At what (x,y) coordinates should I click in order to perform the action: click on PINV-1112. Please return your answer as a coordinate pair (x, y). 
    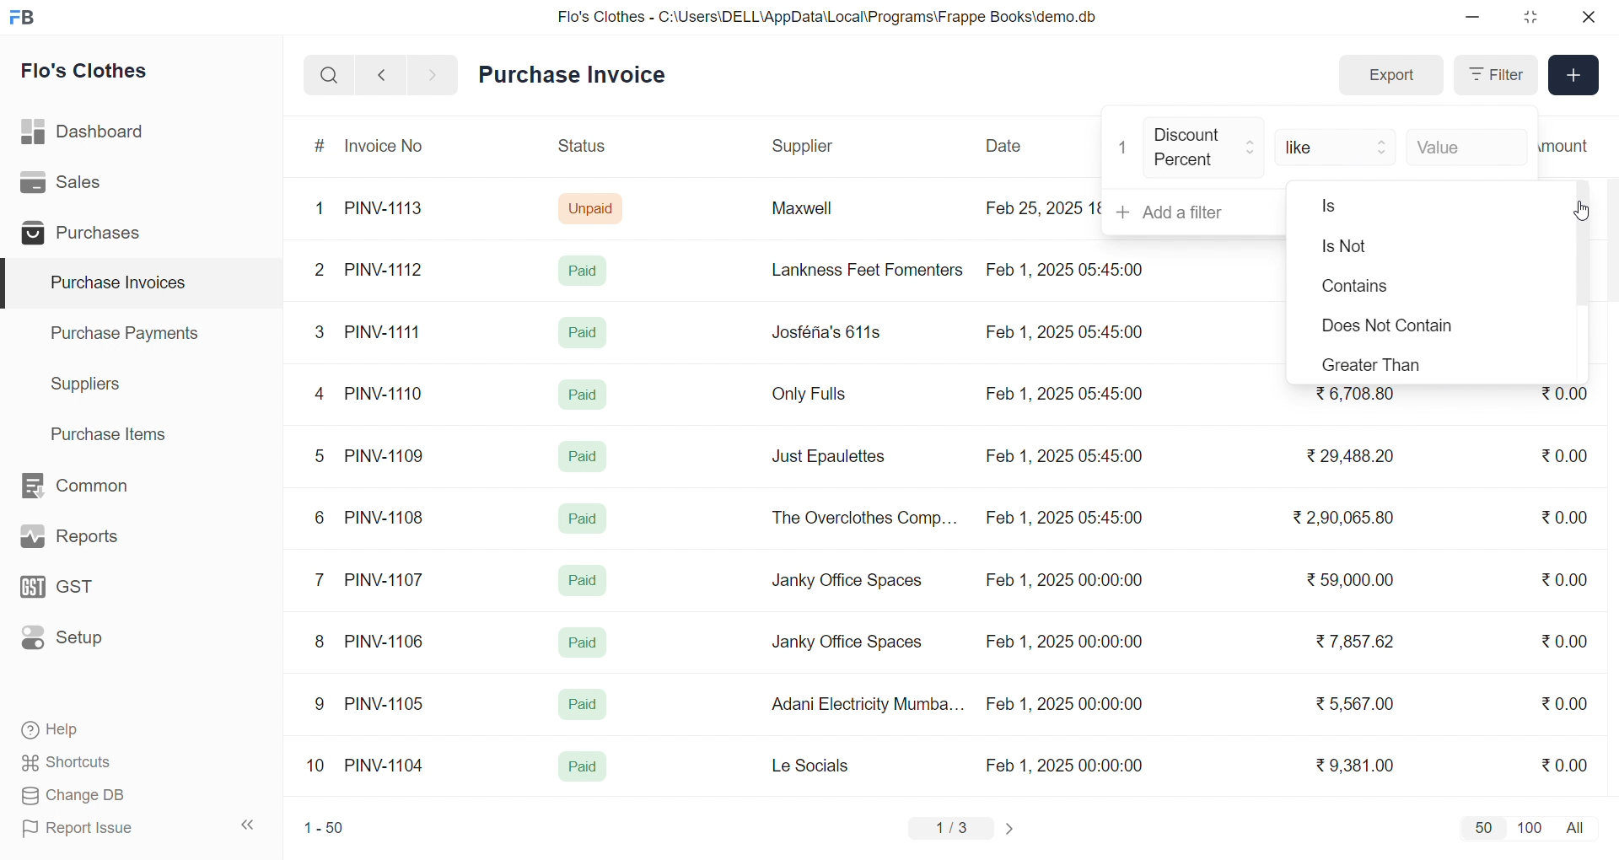
    Looking at the image, I should click on (384, 271).